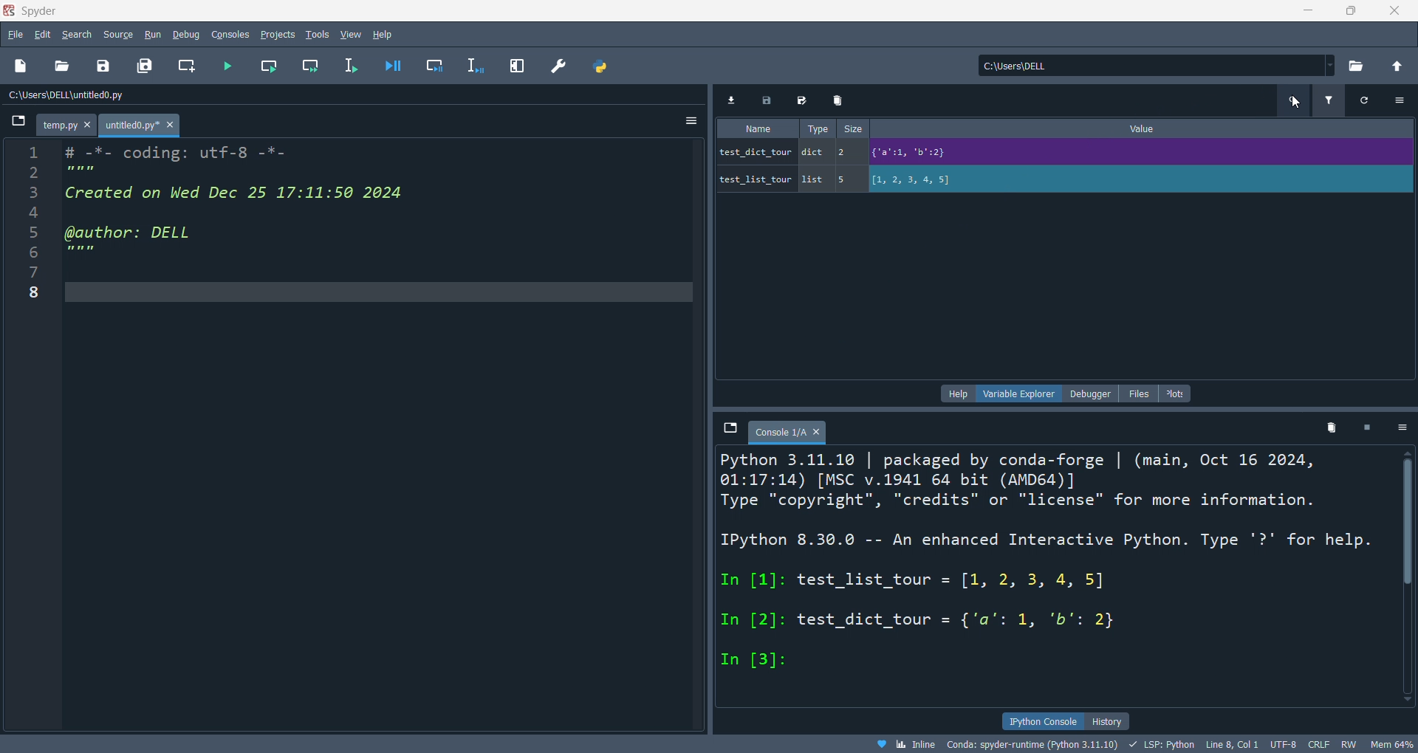 The height and width of the screenshot is (753, 1418). Describe the element at coordinates (1298, 13) in the screenshot. I see `minimize` at that location.